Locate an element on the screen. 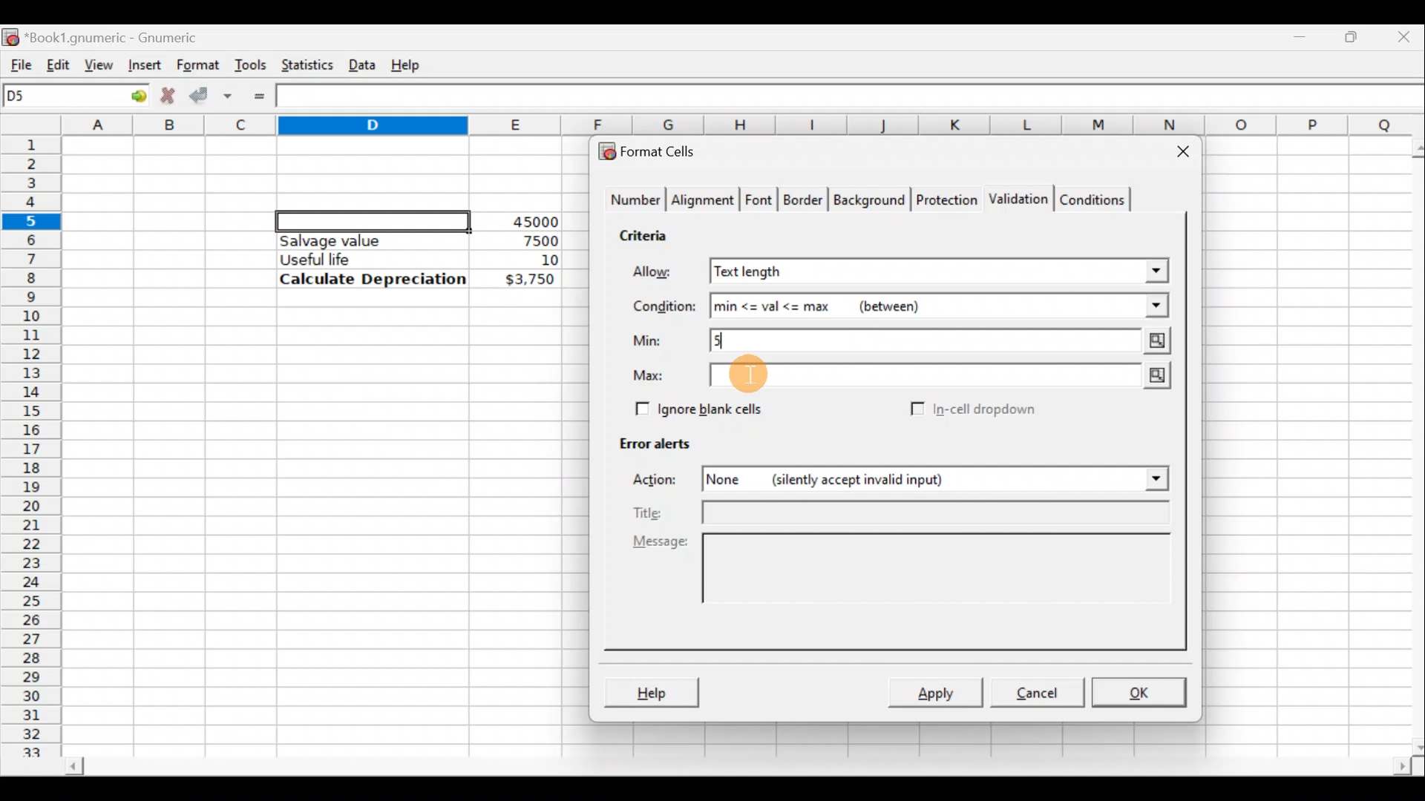  Number is located at coordinates (632, 202).